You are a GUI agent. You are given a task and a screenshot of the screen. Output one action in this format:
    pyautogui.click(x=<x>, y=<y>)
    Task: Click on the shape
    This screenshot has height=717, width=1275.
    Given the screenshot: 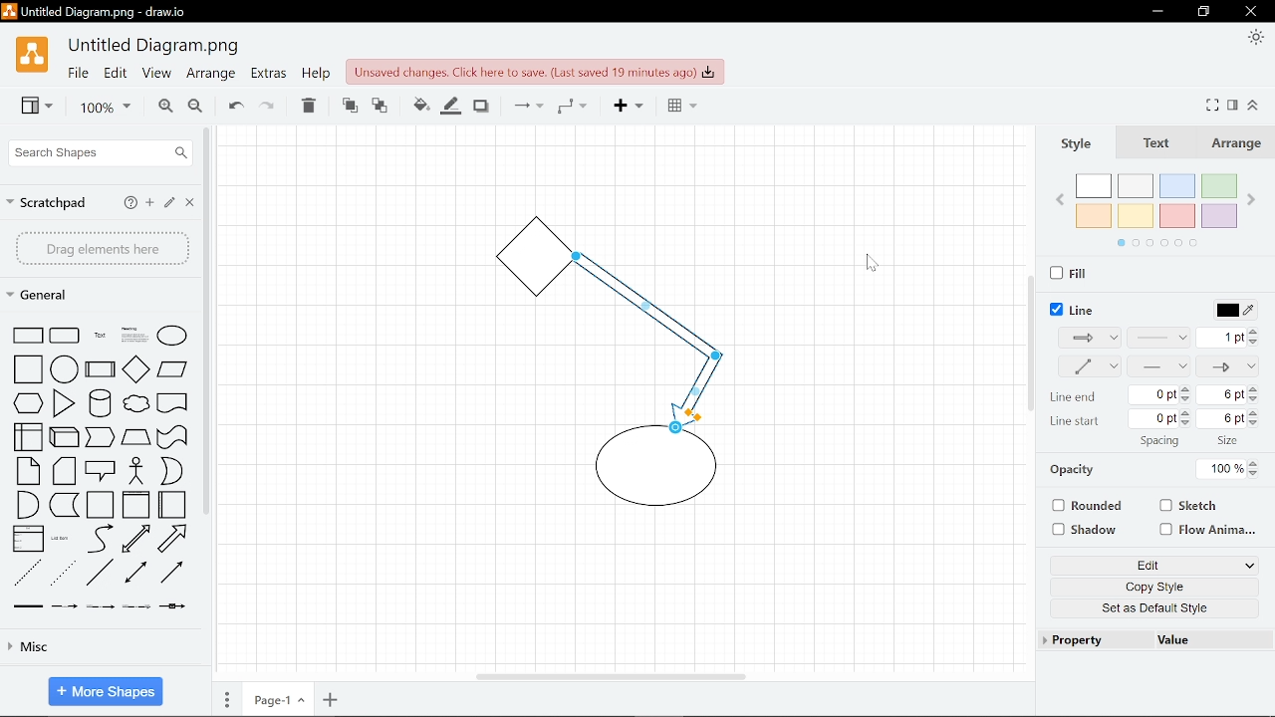 What is the action you would take?
    pyautogui.click(x=28, y=505)
    